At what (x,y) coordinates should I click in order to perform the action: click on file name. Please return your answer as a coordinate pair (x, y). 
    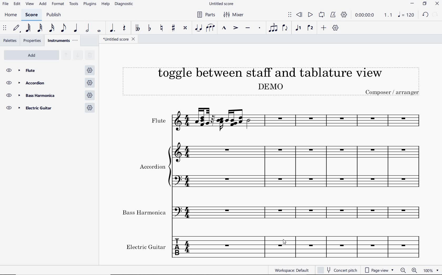
    Looking at the image, I should click on (221, 4).